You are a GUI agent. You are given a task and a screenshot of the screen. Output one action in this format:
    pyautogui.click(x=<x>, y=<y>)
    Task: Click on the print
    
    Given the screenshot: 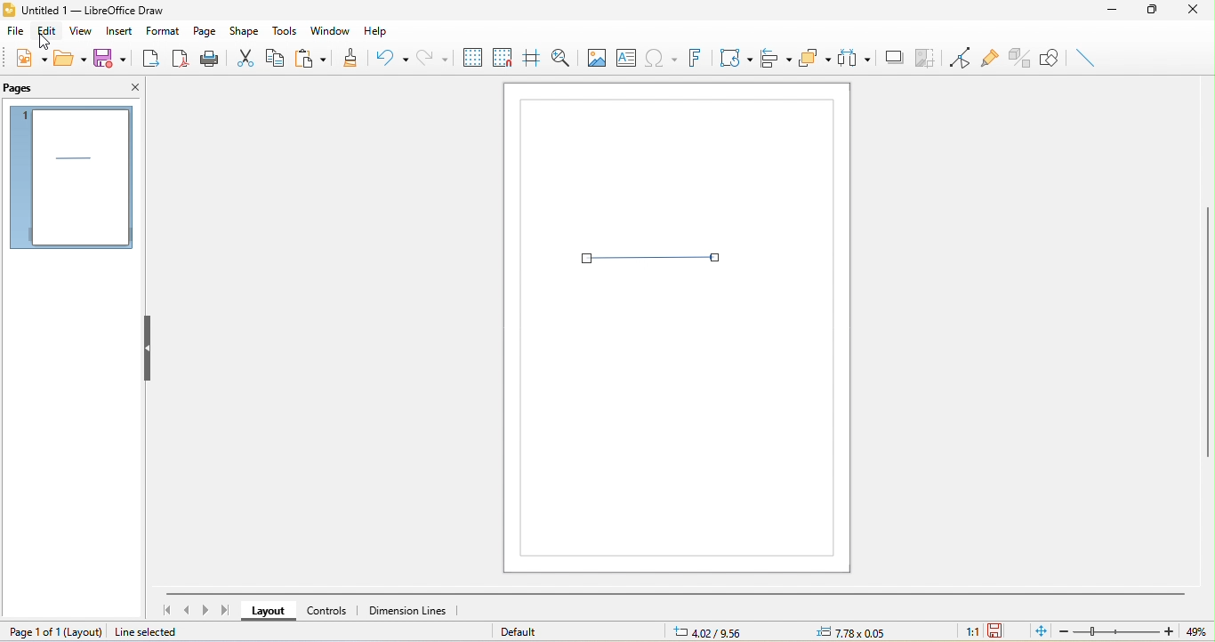 What is the action you would take?
    pyautogui.click(x=212, y=60)
    